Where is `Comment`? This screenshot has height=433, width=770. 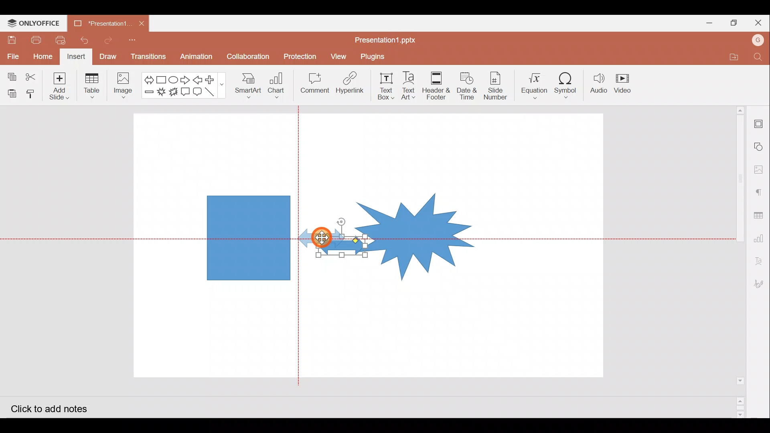
Comment is located at coordinates (315, 85).